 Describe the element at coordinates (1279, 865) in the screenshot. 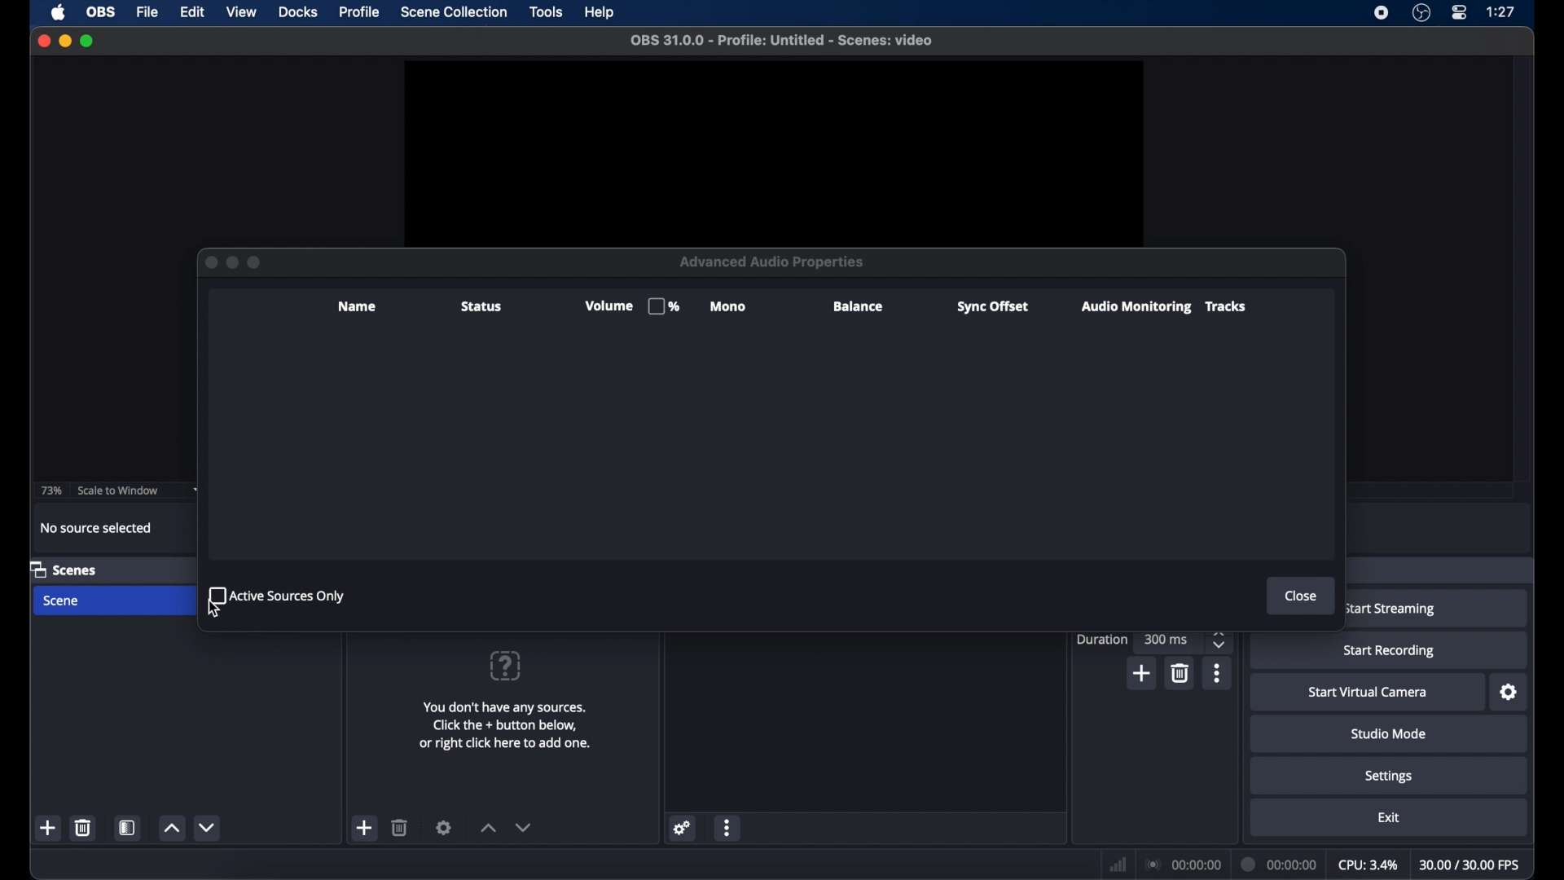

I see `duration` at that location.